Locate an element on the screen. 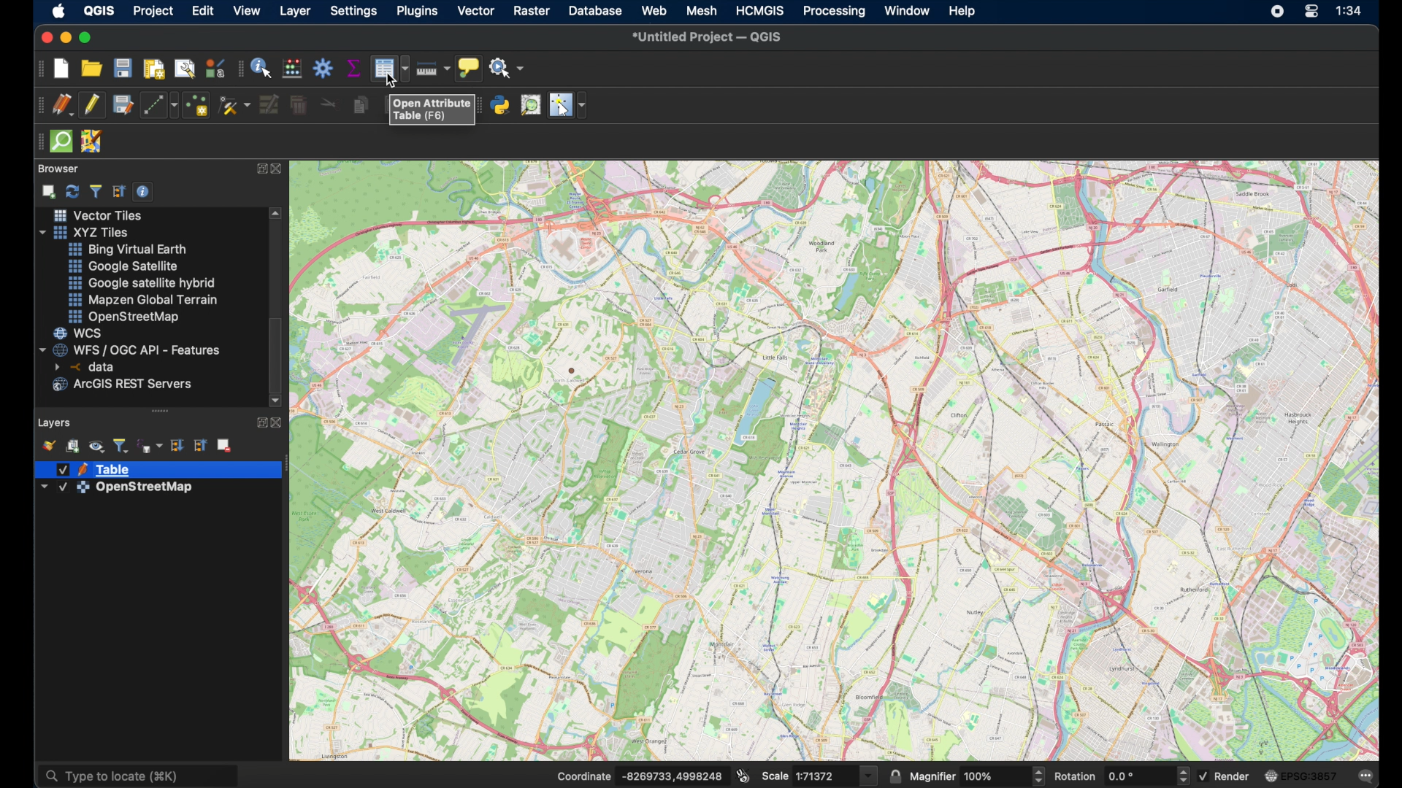 The image size is (1402, 788). arcgis rest server is located at coordinates (124, 385).